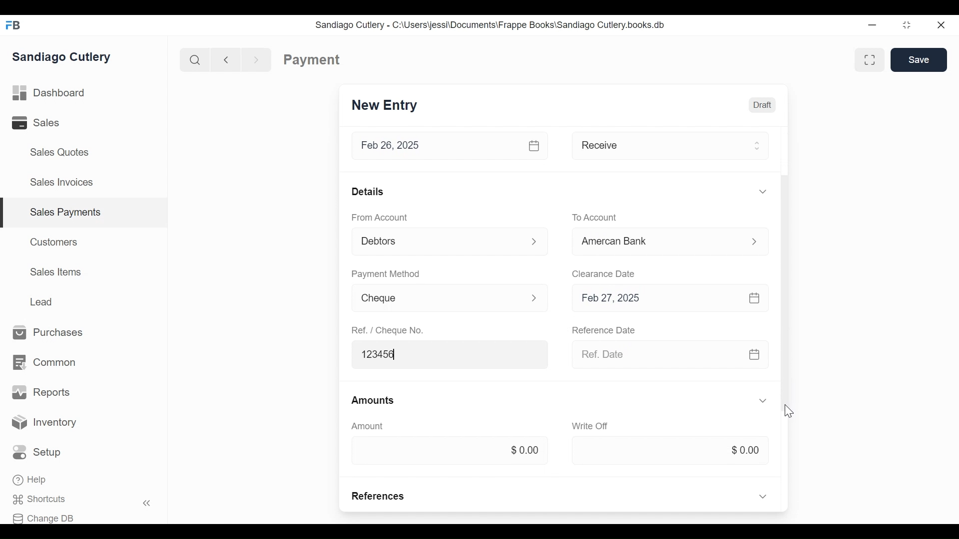  I want to click on Expand, so click(754, 241).